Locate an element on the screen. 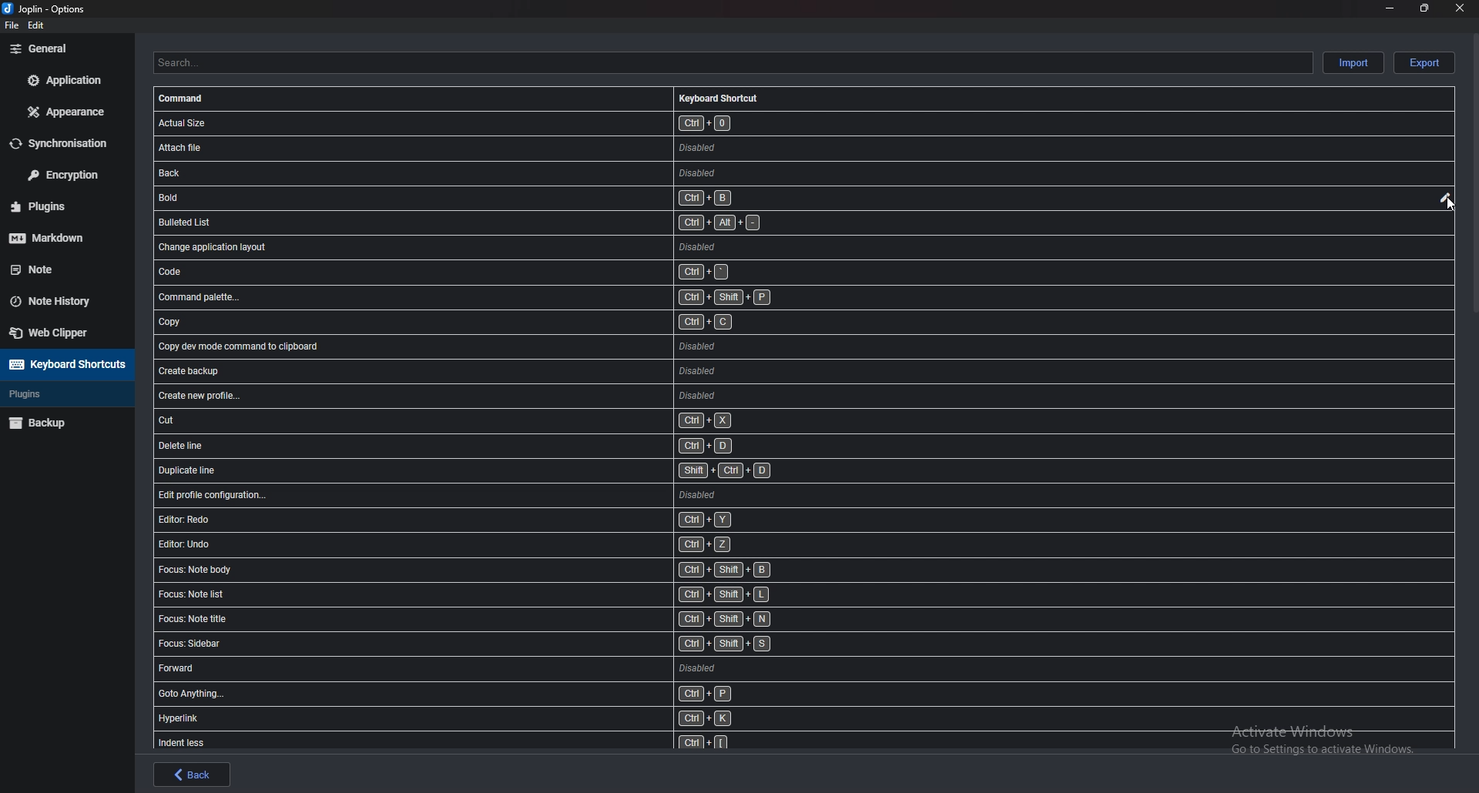 Image resolution: width=1479 pixels, height=793 pixels. shortcut is located at coordinates (463, 124).